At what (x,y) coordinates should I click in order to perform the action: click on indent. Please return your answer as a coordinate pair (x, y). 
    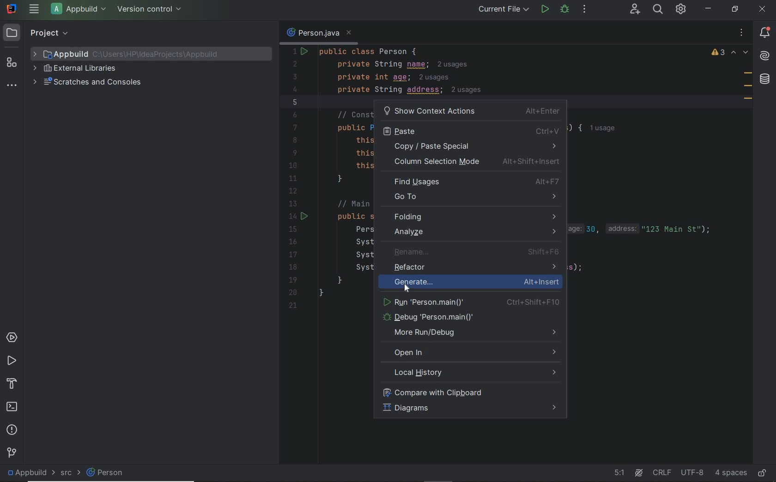
    Looking at the image, I should click on (730, 472).